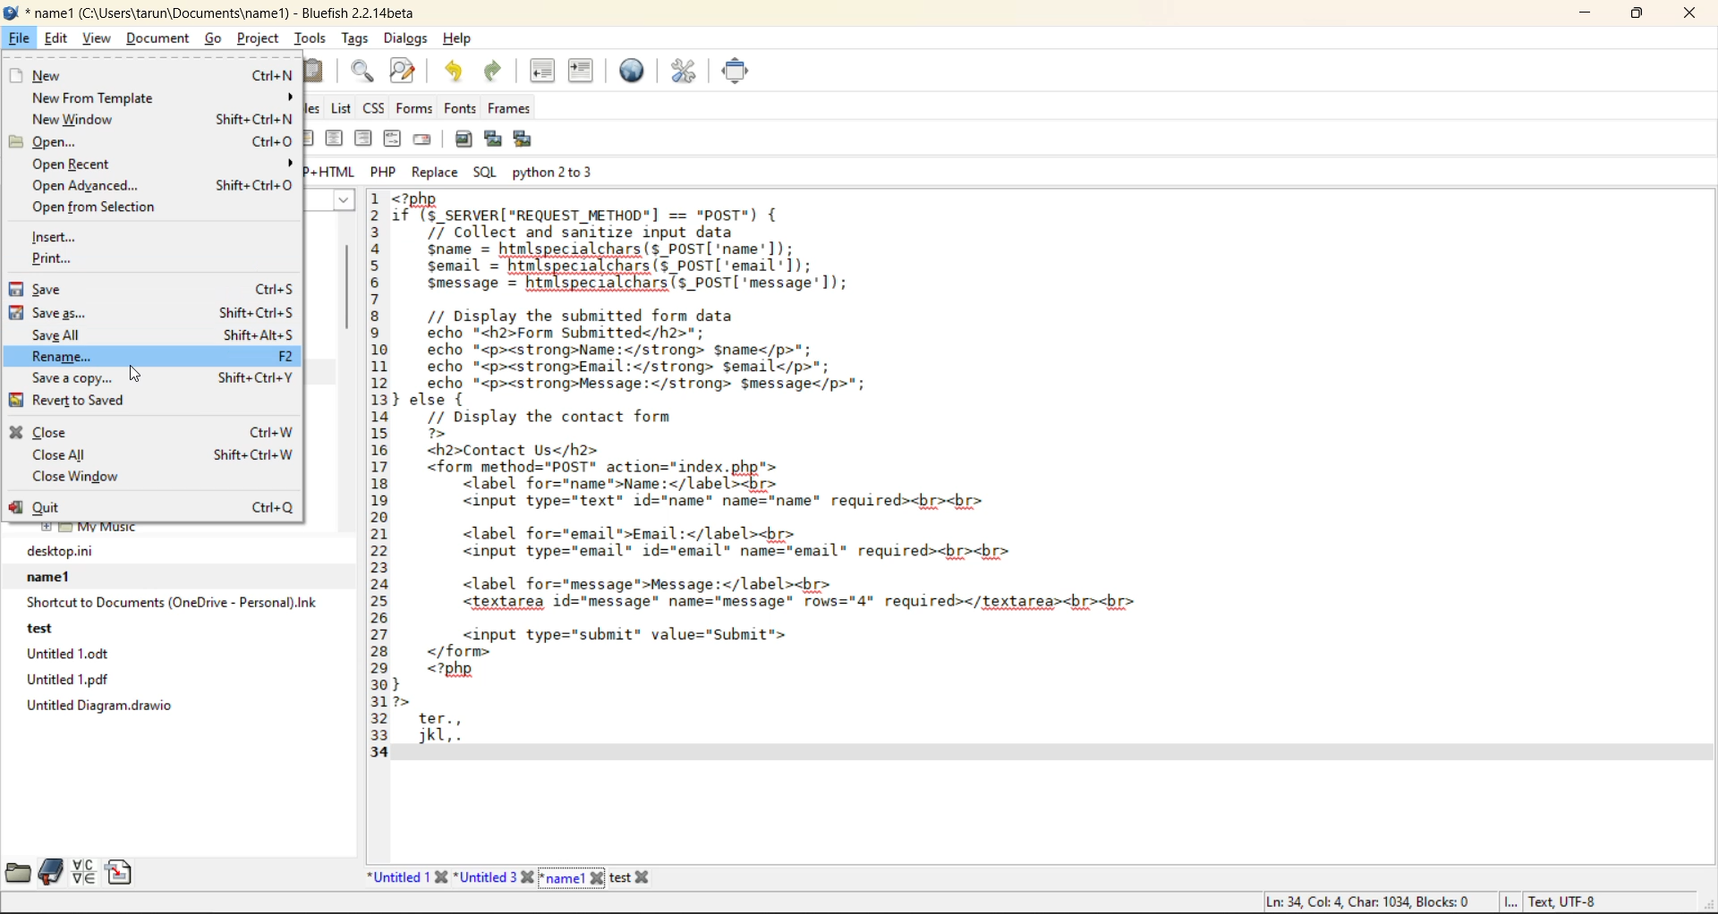 The width and height of the screenshot is (1718, 914). Describe the element at coordinates (636, 70) in the screenshot. I see `preview in browser` at that location.